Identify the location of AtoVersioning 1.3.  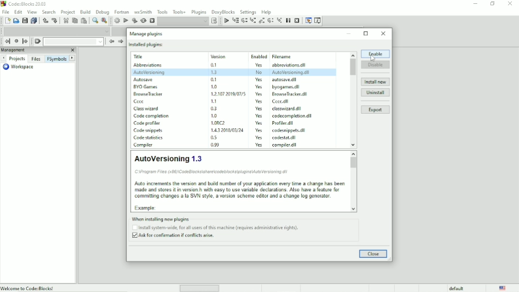
(239, 181).